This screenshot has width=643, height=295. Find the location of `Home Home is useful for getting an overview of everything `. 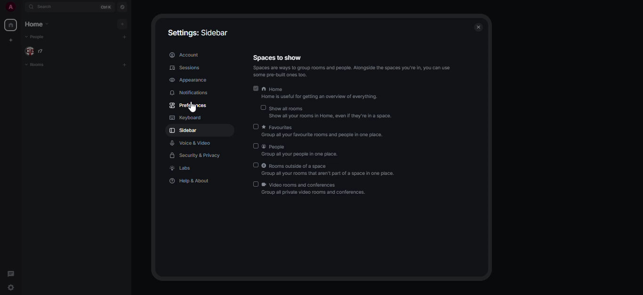

Home Home is useful for getting an overview of everything  is located at coordinates (323, 92).